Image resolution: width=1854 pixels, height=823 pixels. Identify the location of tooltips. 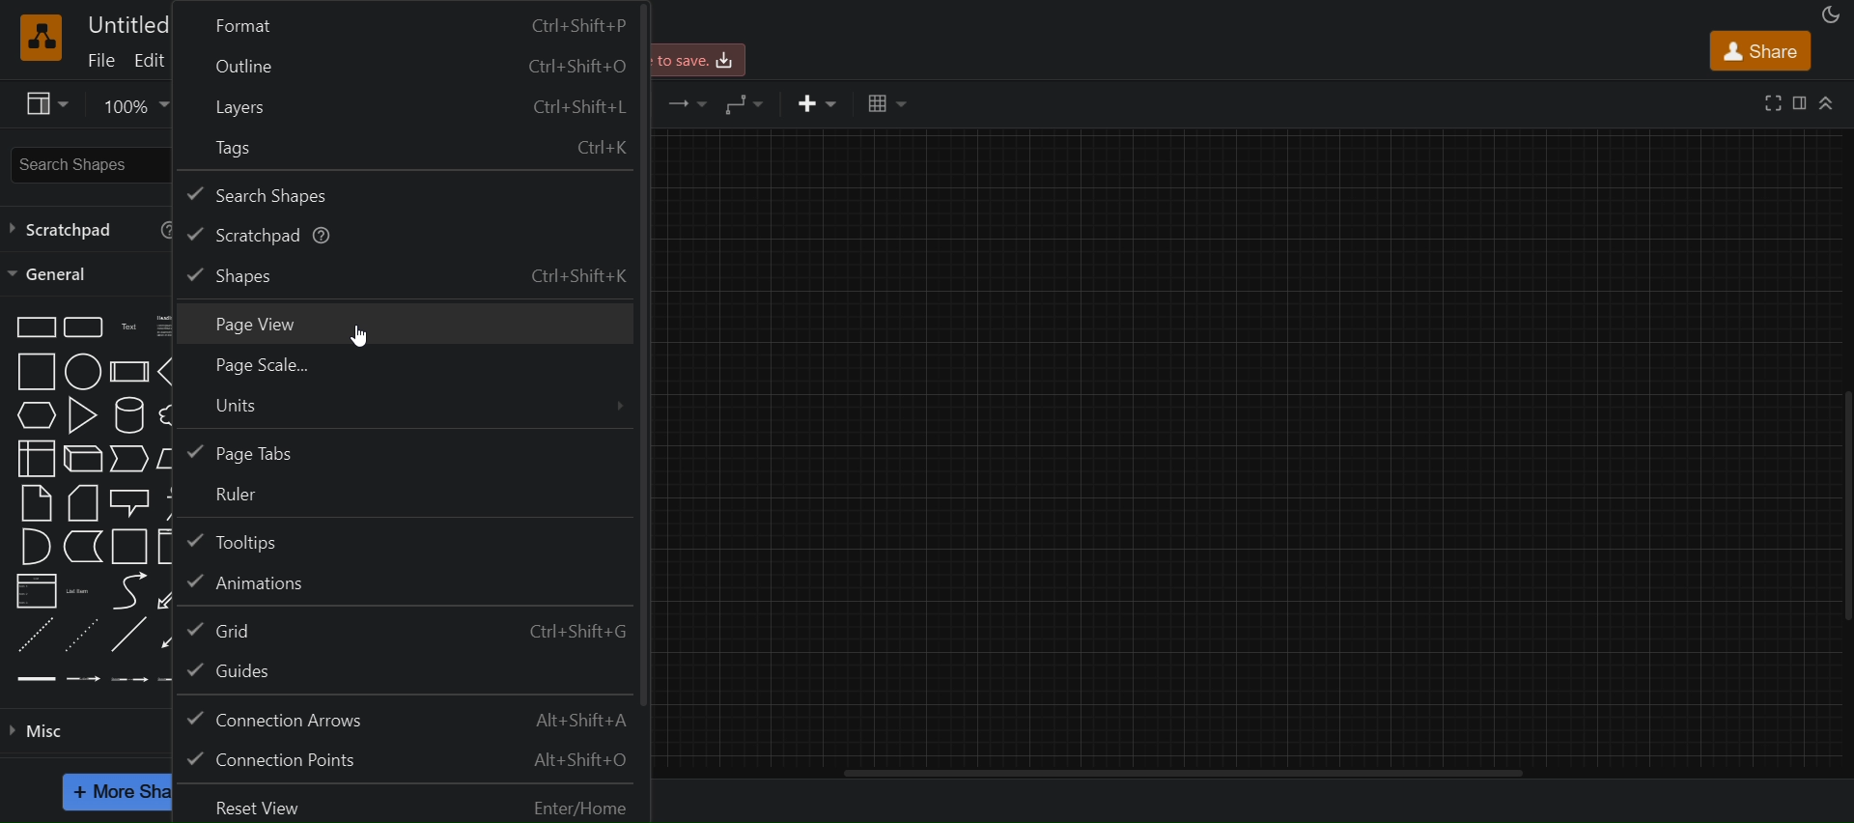
(408, 541).